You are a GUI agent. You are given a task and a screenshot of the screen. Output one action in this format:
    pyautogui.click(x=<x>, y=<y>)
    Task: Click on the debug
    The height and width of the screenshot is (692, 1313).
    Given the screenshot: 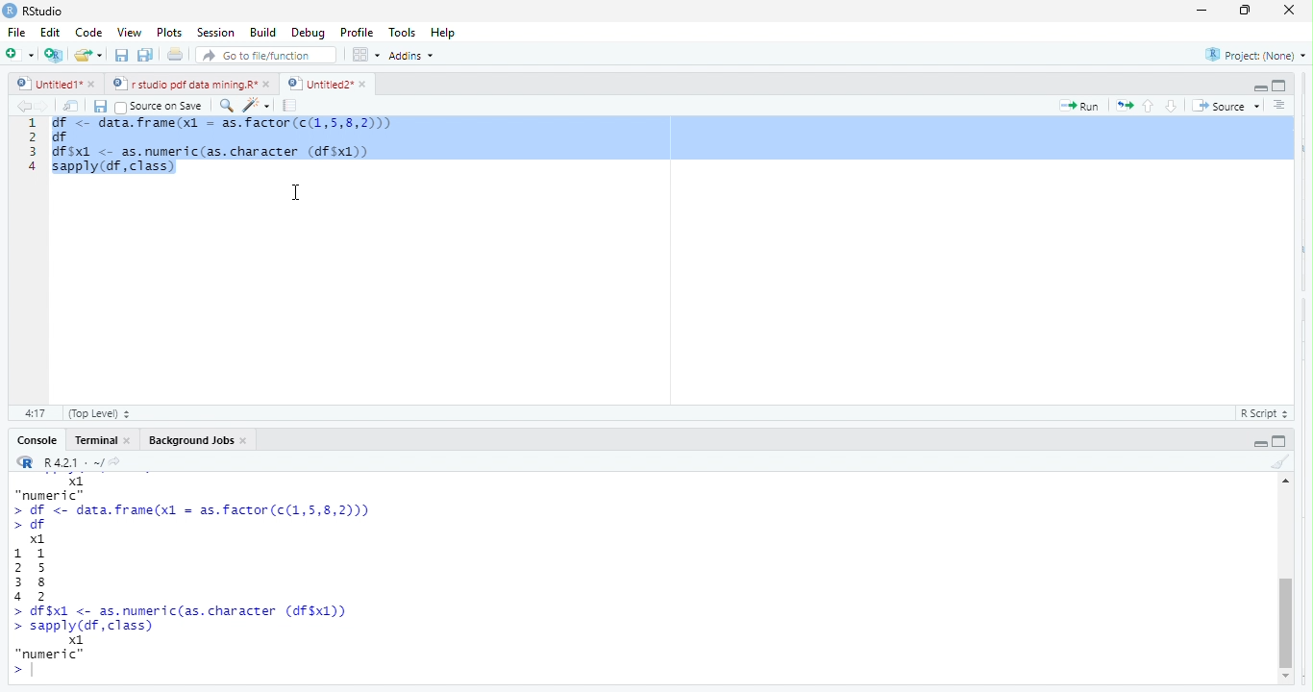 What is the action you would take?
    pyautogui.click(x=310, y=33)
    